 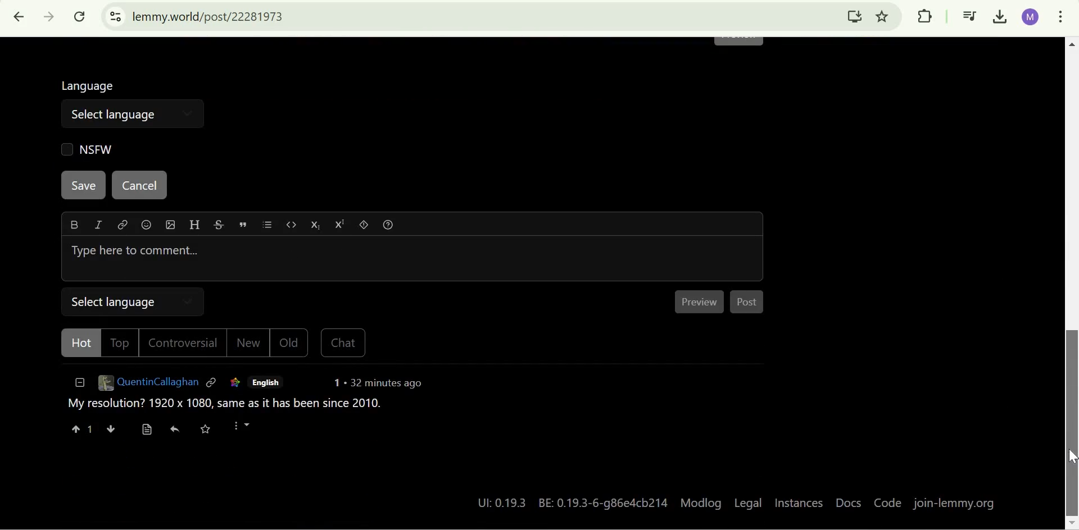 What do you see at coordinates (219, 226) in the screenshot?
I see `strikethrough` at bounding box center [219, 226].